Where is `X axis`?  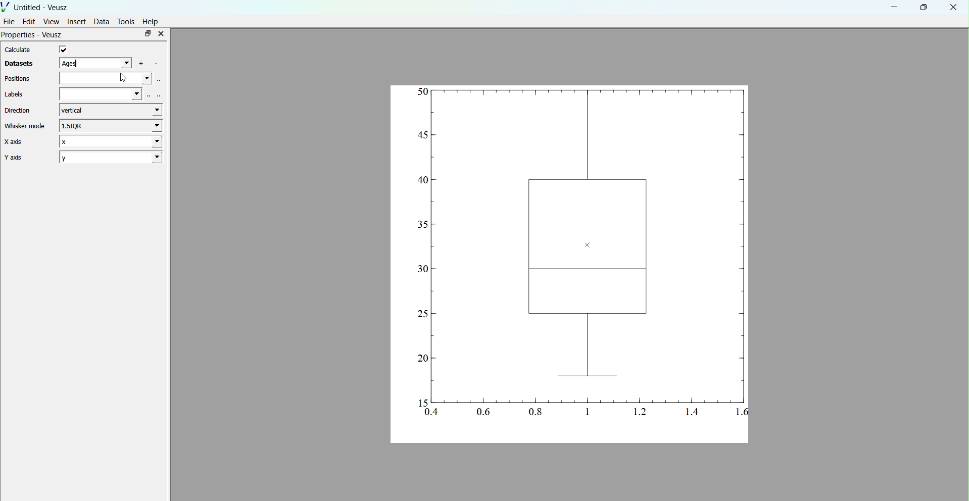 X axis is located at coordinates (21, 142).